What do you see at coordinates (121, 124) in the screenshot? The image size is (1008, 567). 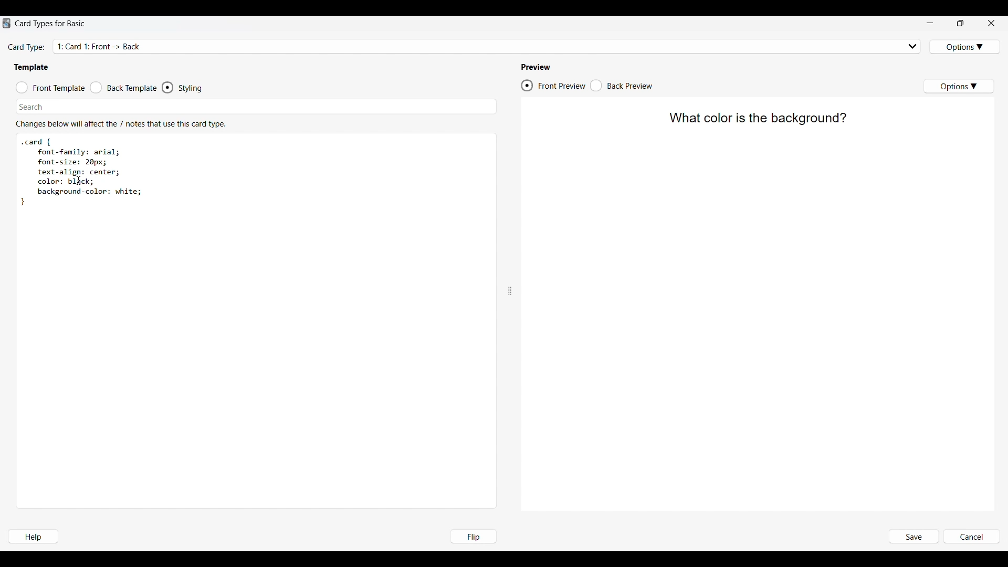 I see `Description of section` at bounding box center [121, 124].